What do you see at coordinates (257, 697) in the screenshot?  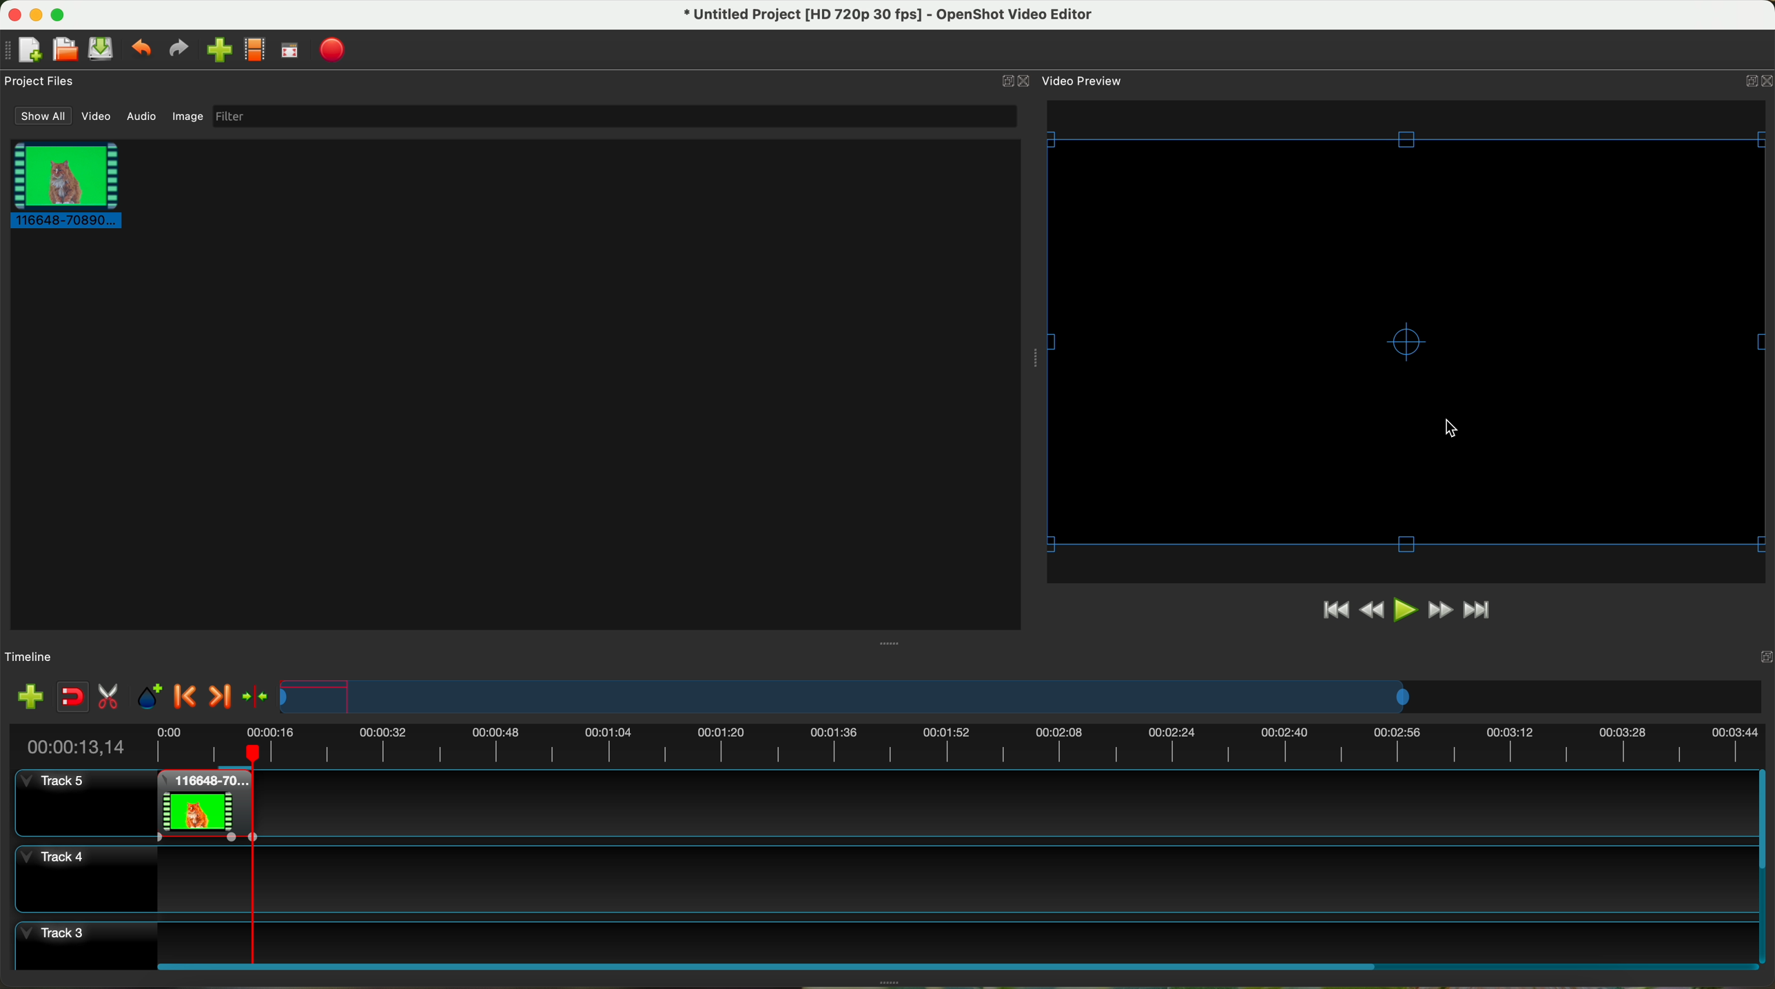 I see `center the timeline on the playhead` at bounding box center [257, 697].